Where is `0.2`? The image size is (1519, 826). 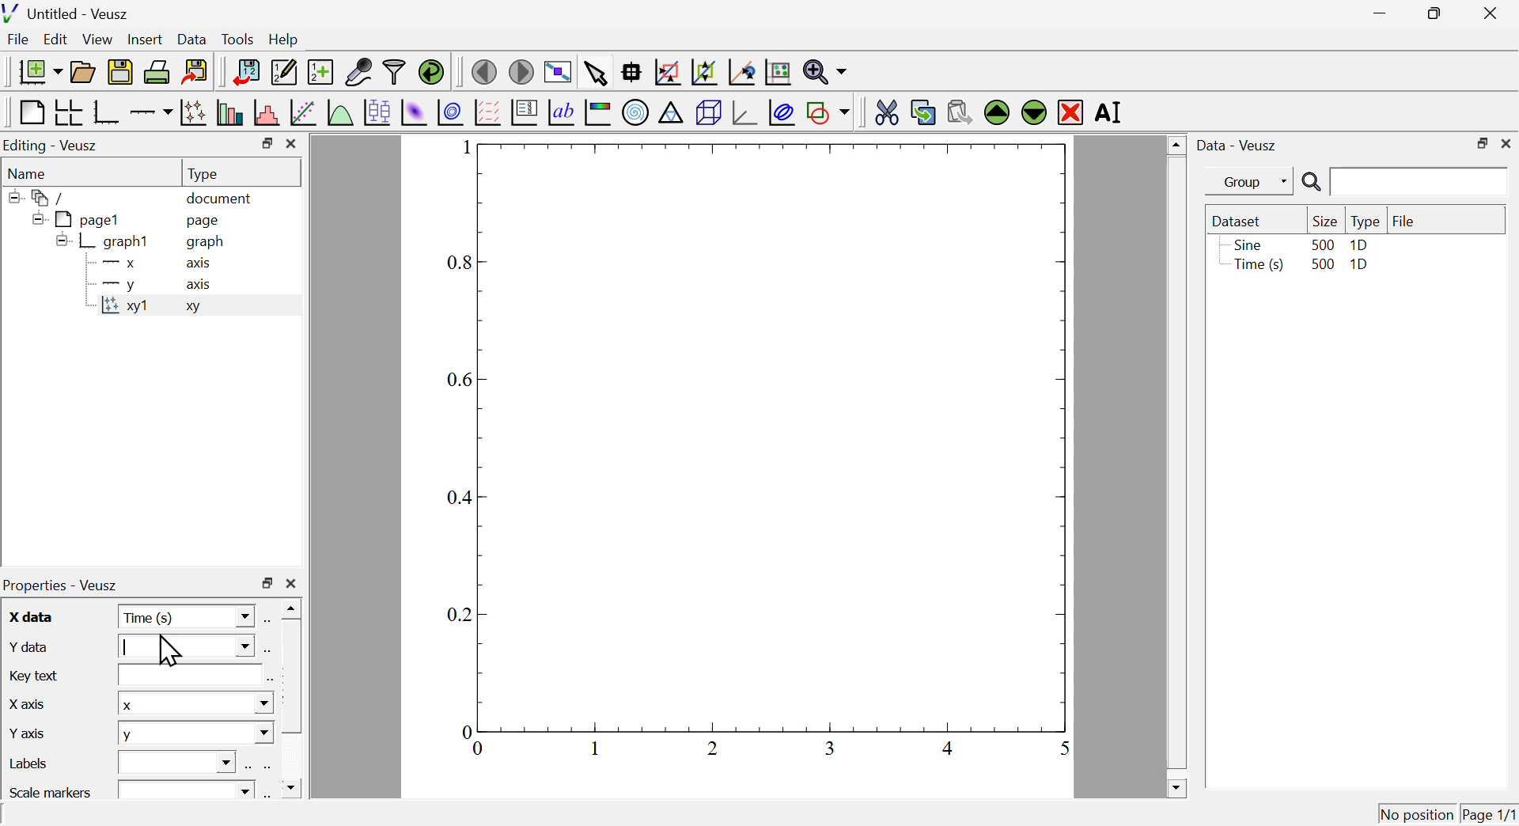
0.2 is located at coordinates (595, 748).